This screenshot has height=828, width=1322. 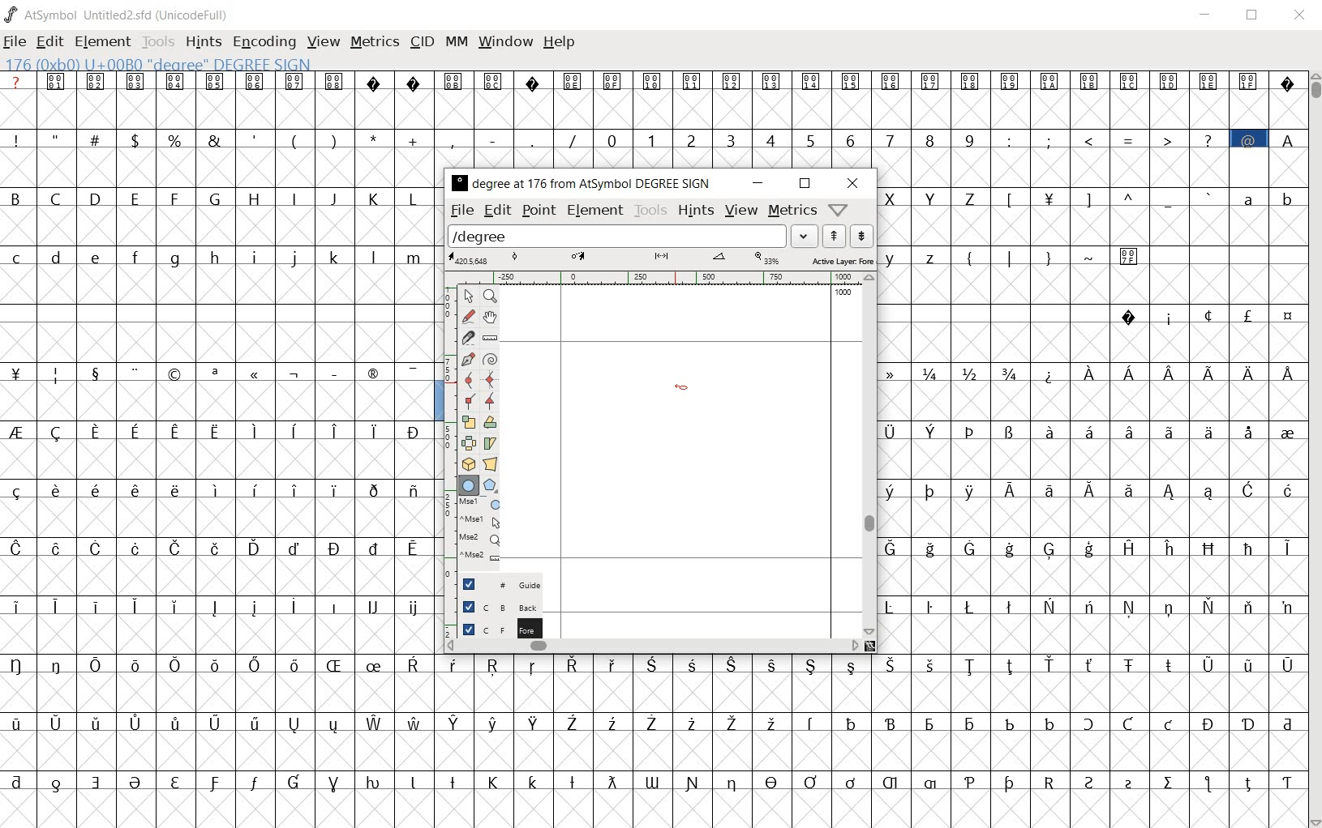 What do you see at coordinates (1287, 138) in the screenshot?
I see `A` at bounding box center [1287, 138].